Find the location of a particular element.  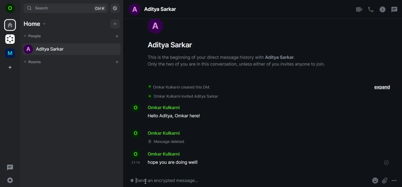

home is located at coordinates (10, 24).